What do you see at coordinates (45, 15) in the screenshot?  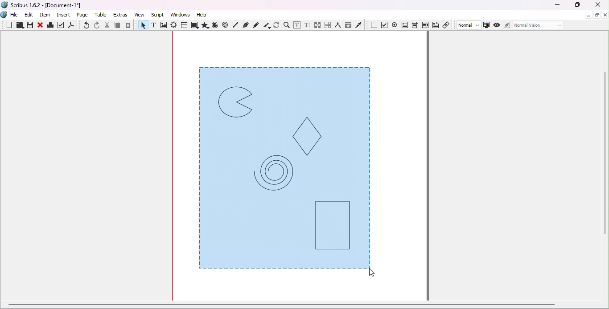 I see `Item` at bounding box center [45, 15].